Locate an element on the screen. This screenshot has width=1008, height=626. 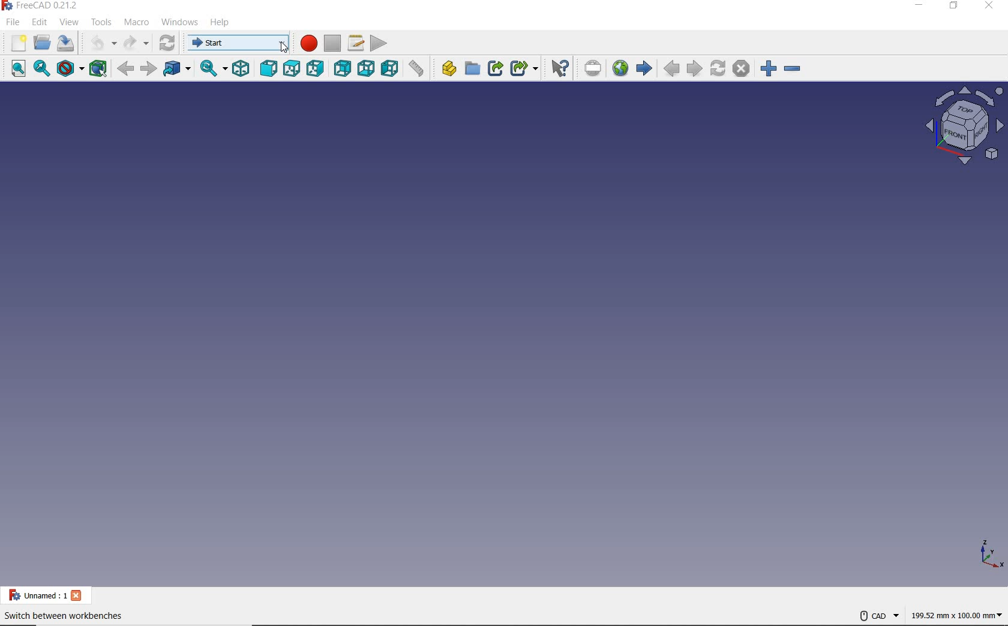
MACRO RECORDING is located at coordinates (307, 43).